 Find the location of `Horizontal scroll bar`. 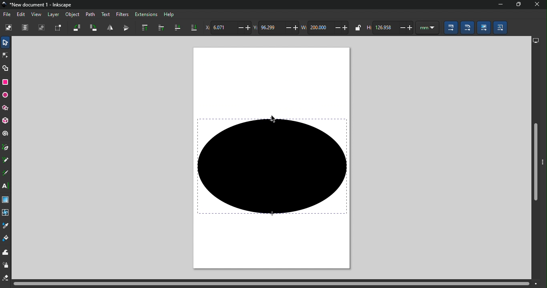

Horizontal scroll bar is located at coordinates (276, 284).